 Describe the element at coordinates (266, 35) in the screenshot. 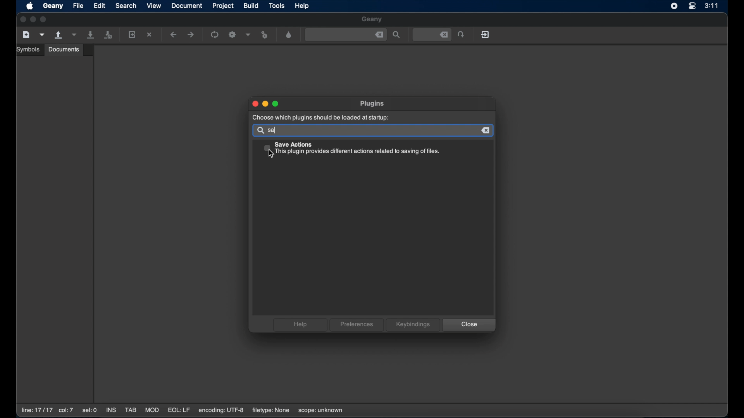

I see `run or view the current file file` at that location.